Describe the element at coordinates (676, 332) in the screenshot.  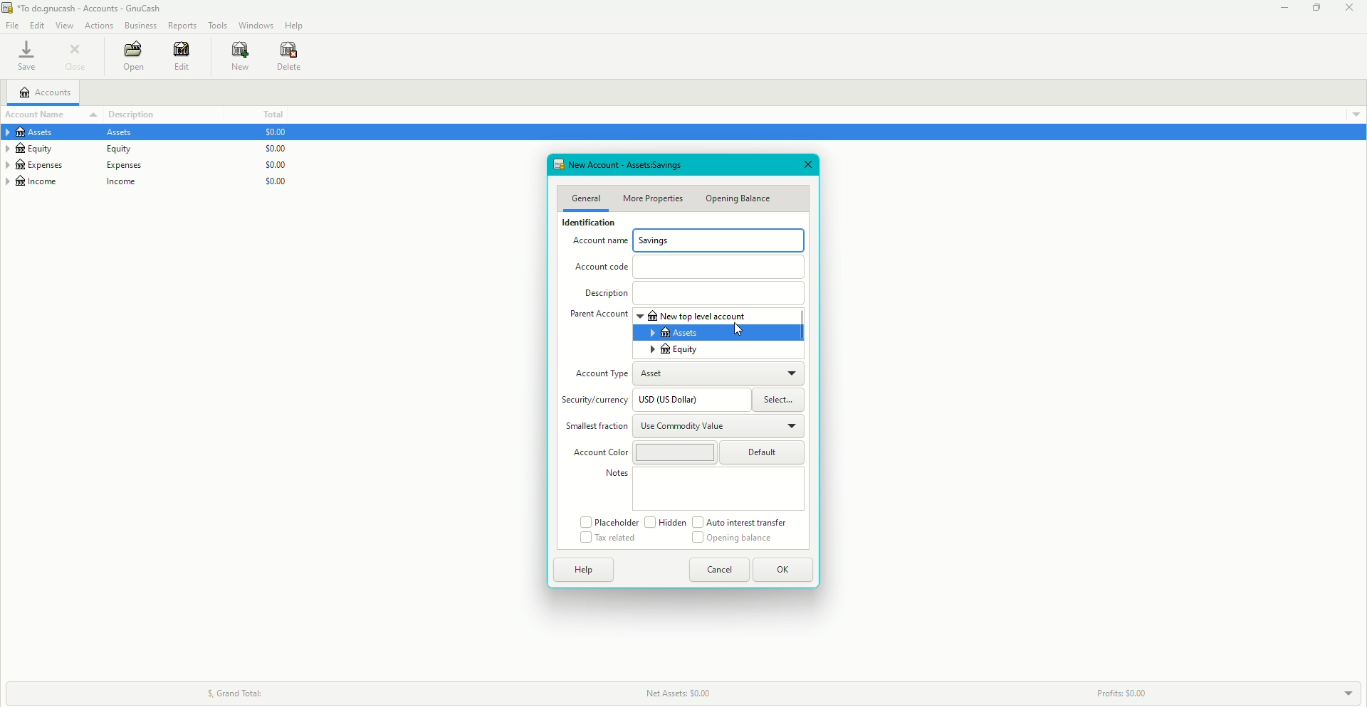
I see `Assets` at that location.